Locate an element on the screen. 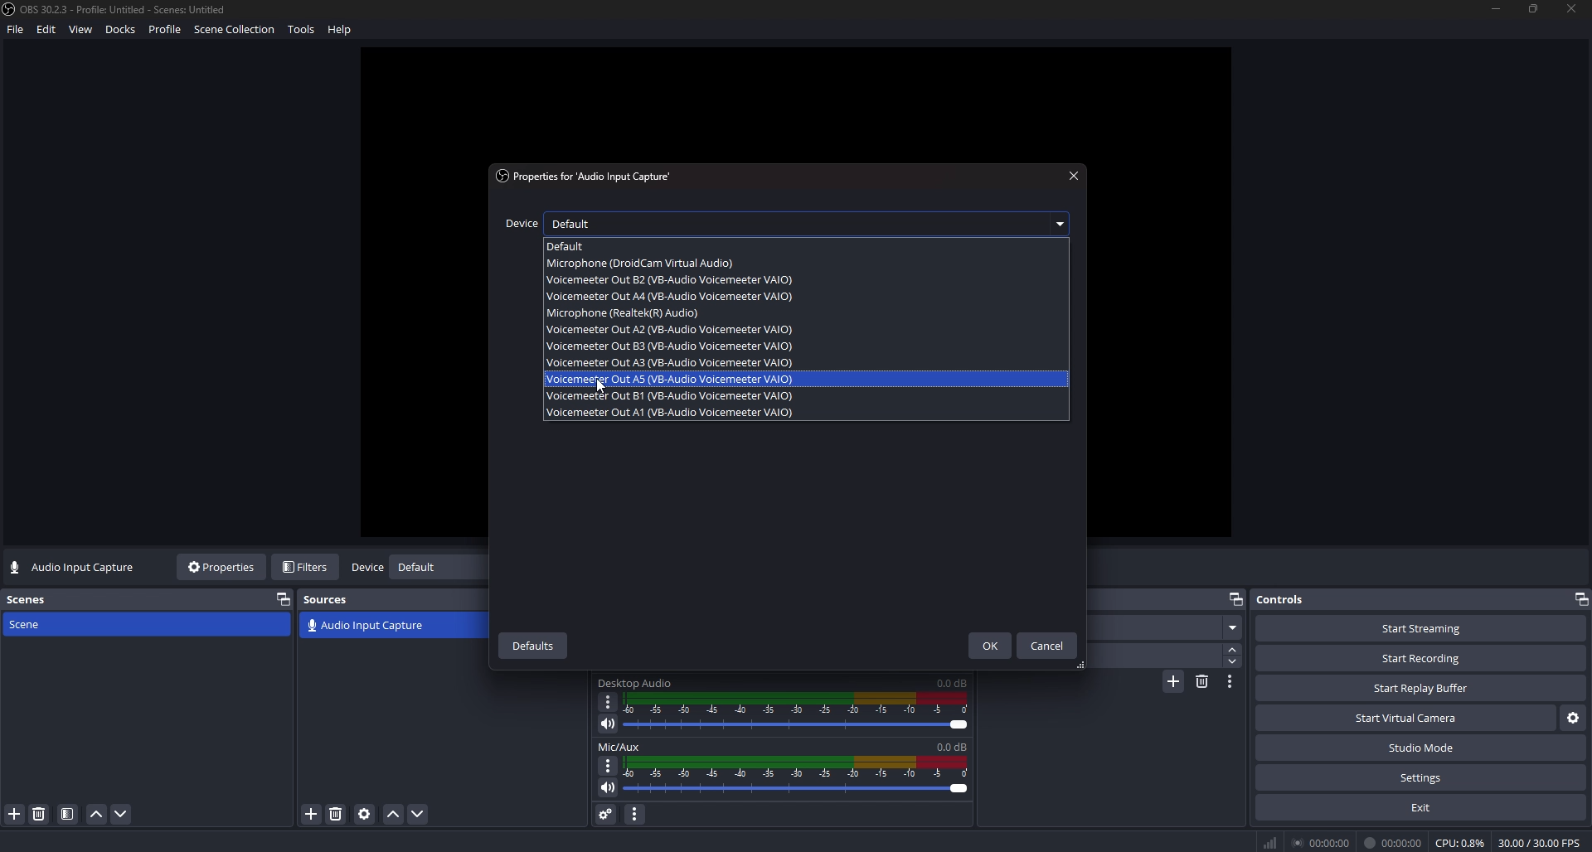 The height and width of the screenshot is (852, 1592). move scene down is located at coordinates (123, 814).